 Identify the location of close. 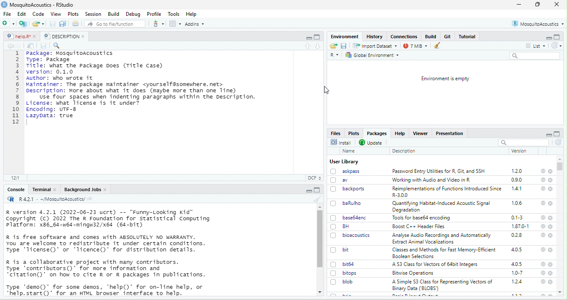
(551, 265).